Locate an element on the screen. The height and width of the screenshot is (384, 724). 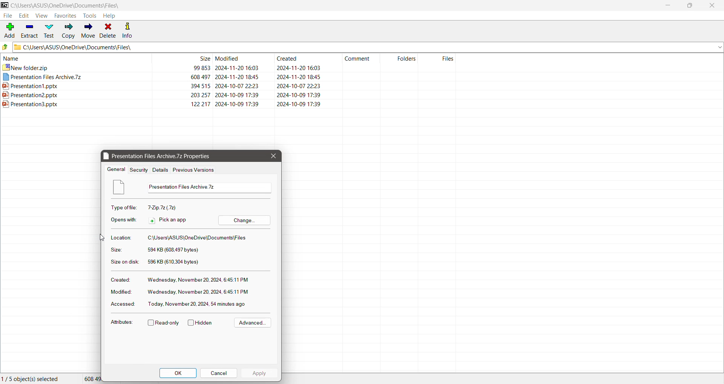
Details is located at coordinates (160, 170).